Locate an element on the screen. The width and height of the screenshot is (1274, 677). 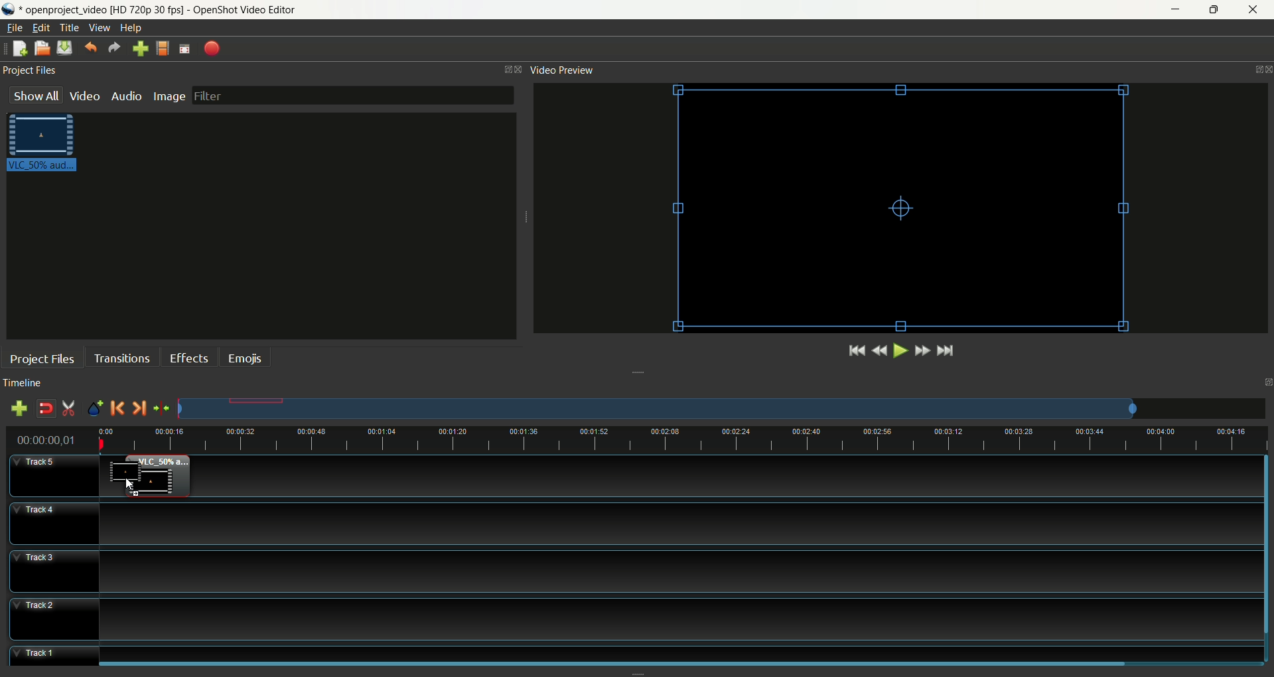
video is located at coordinates (905, 210).